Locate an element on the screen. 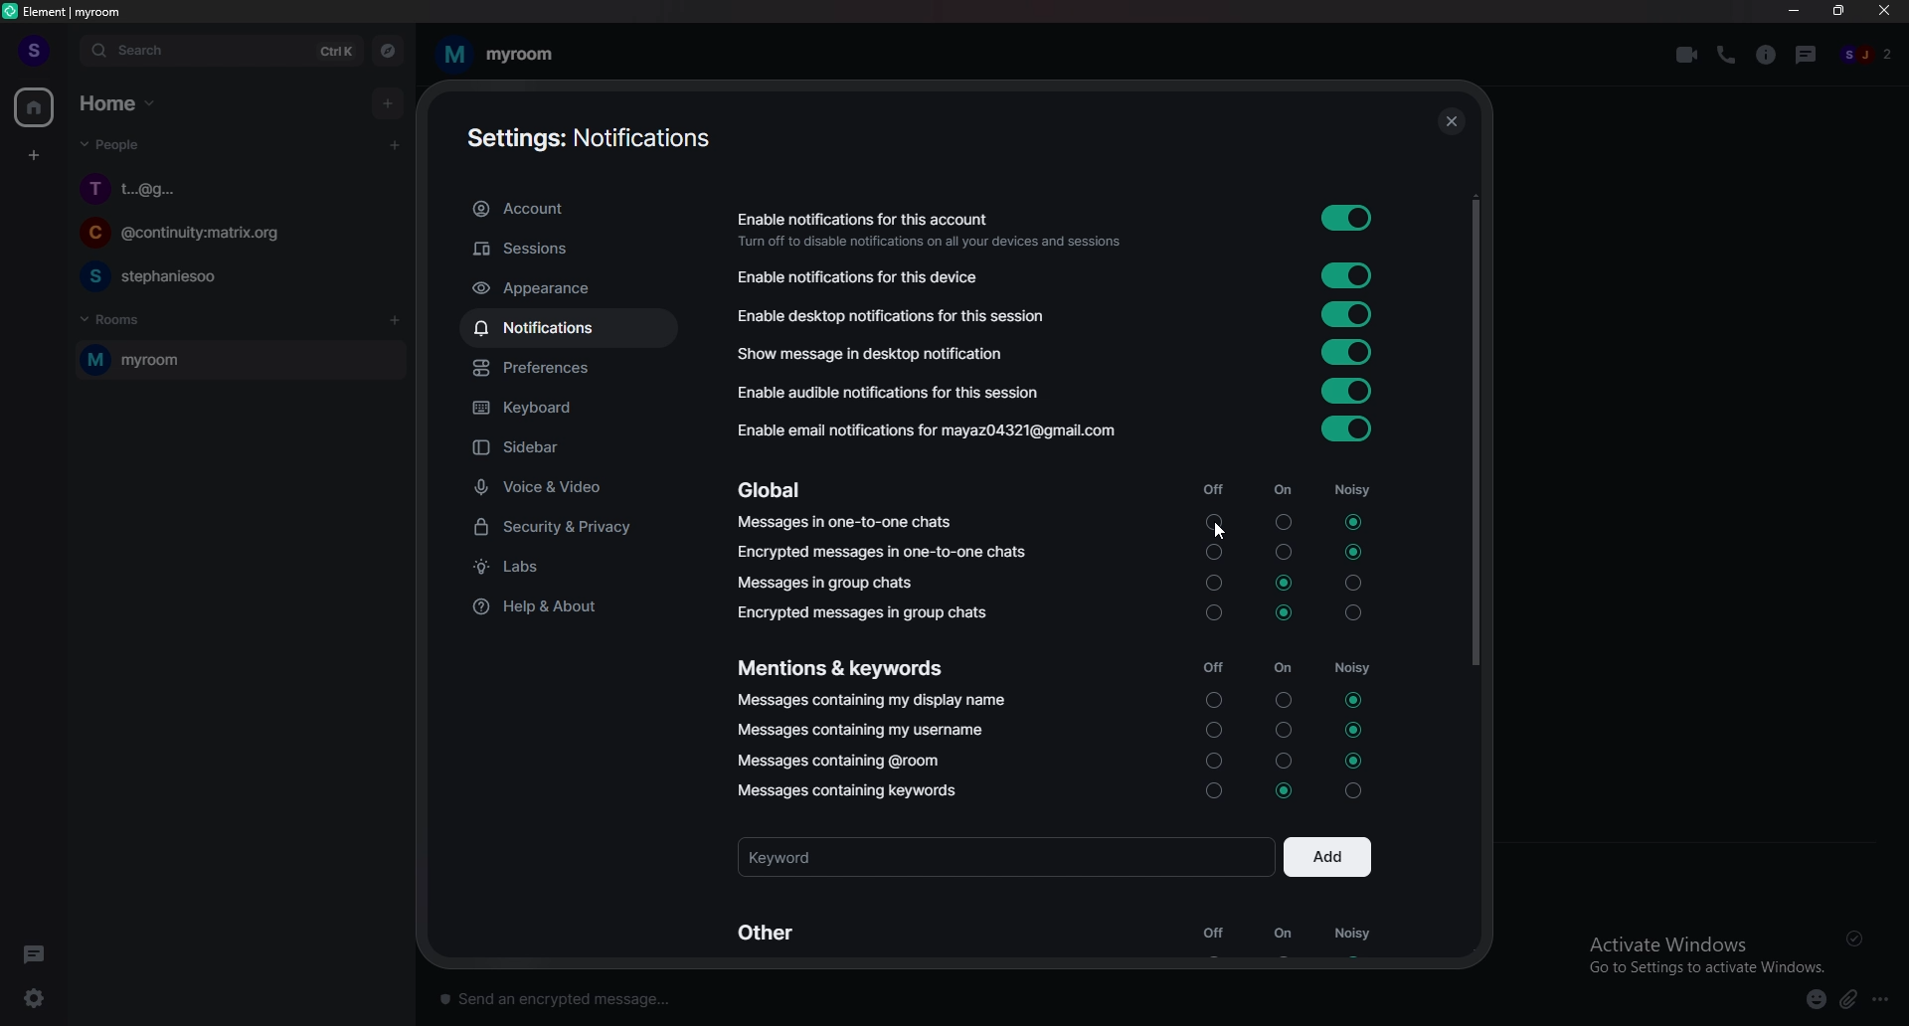 Image resolution: width=1909 pixels, height=1026 pixels. home is located at coordinates (35, 108).